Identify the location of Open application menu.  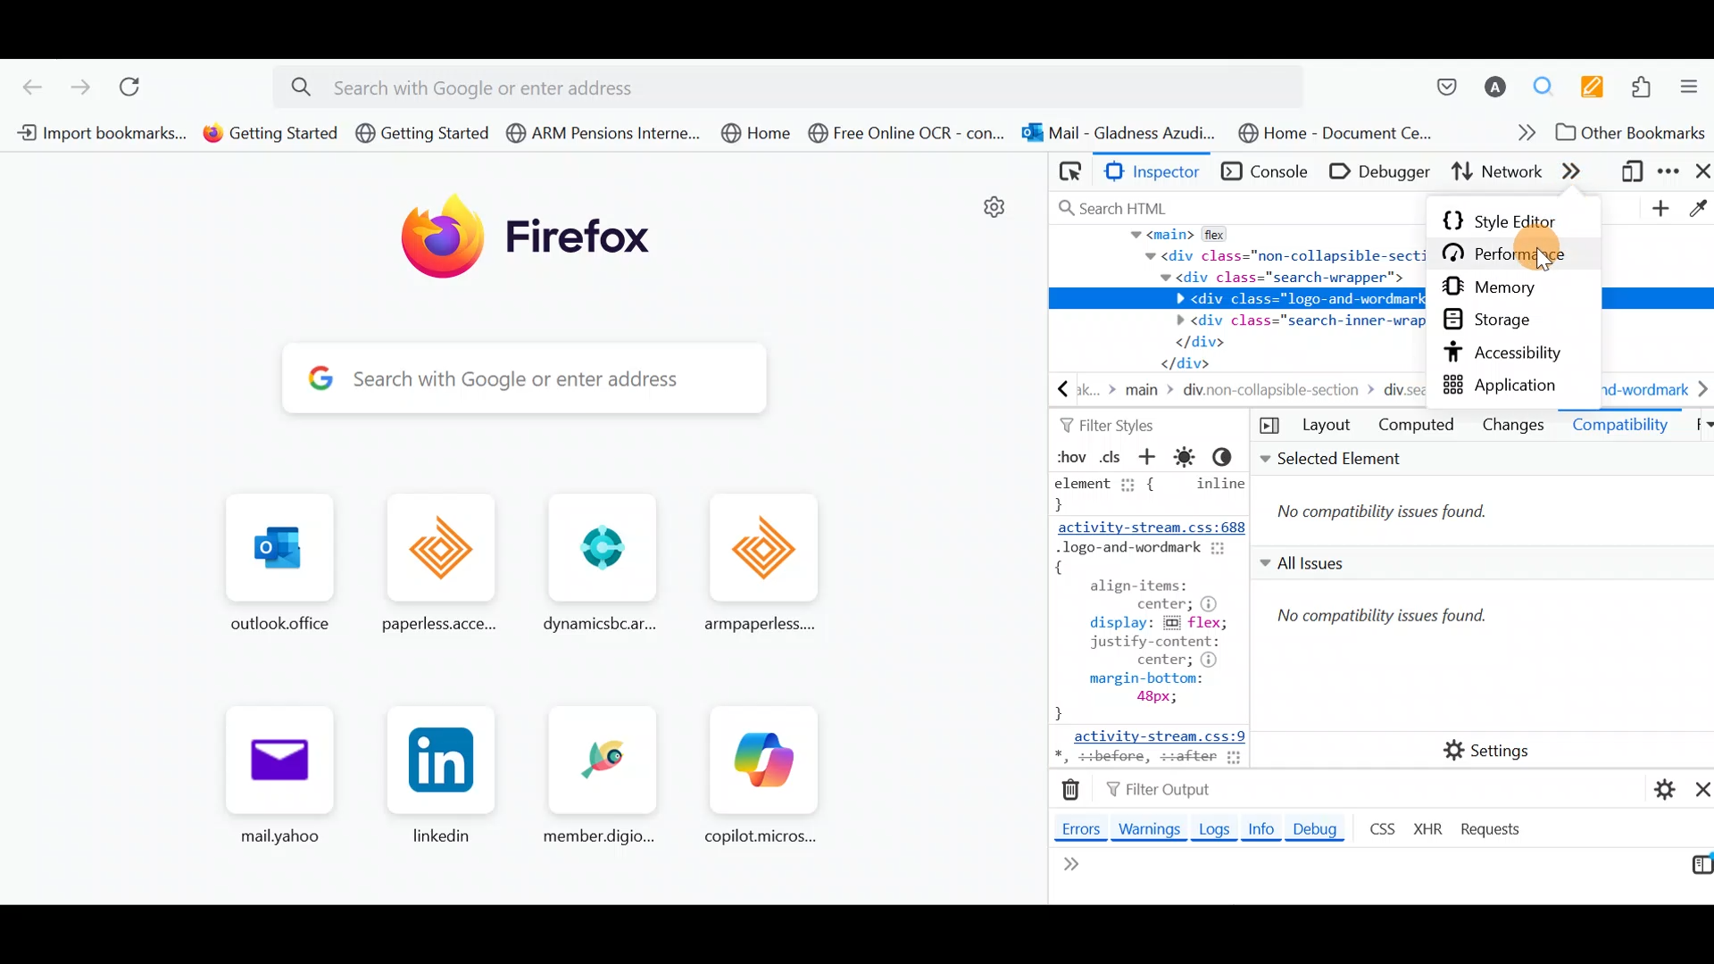
(1693, 90).